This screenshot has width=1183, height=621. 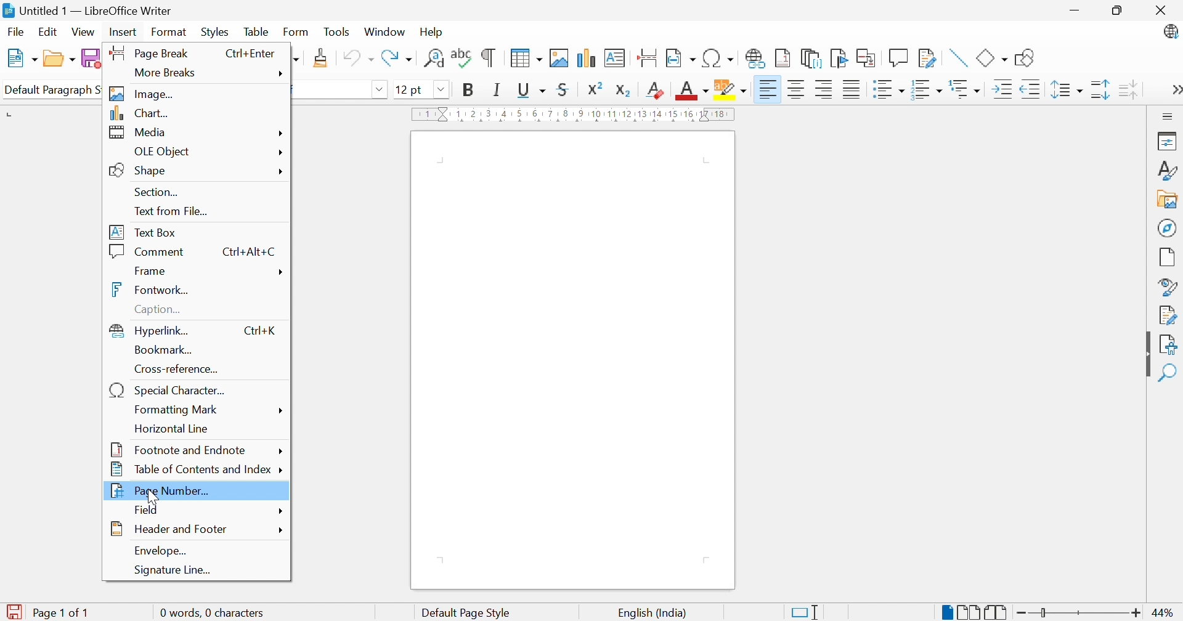 I want to click on Decrease indent, so click(x=1031, y=89).